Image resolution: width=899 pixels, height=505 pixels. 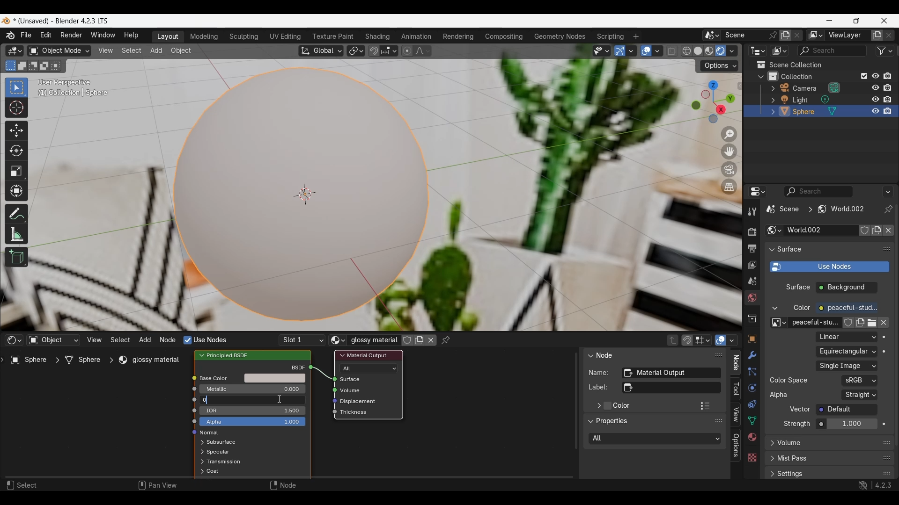 What do you see at coordinates (431, 340) in the screenshot?
I see `Unlink data block` at bounding box center [431, 340].